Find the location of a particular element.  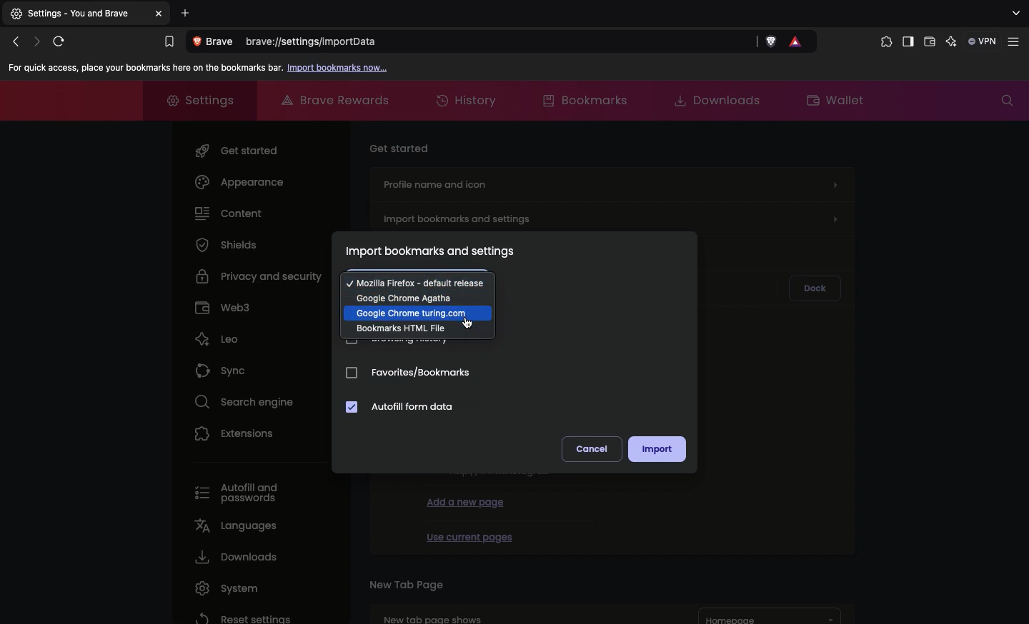

New tab page shows is located at coordinates (514, 613).